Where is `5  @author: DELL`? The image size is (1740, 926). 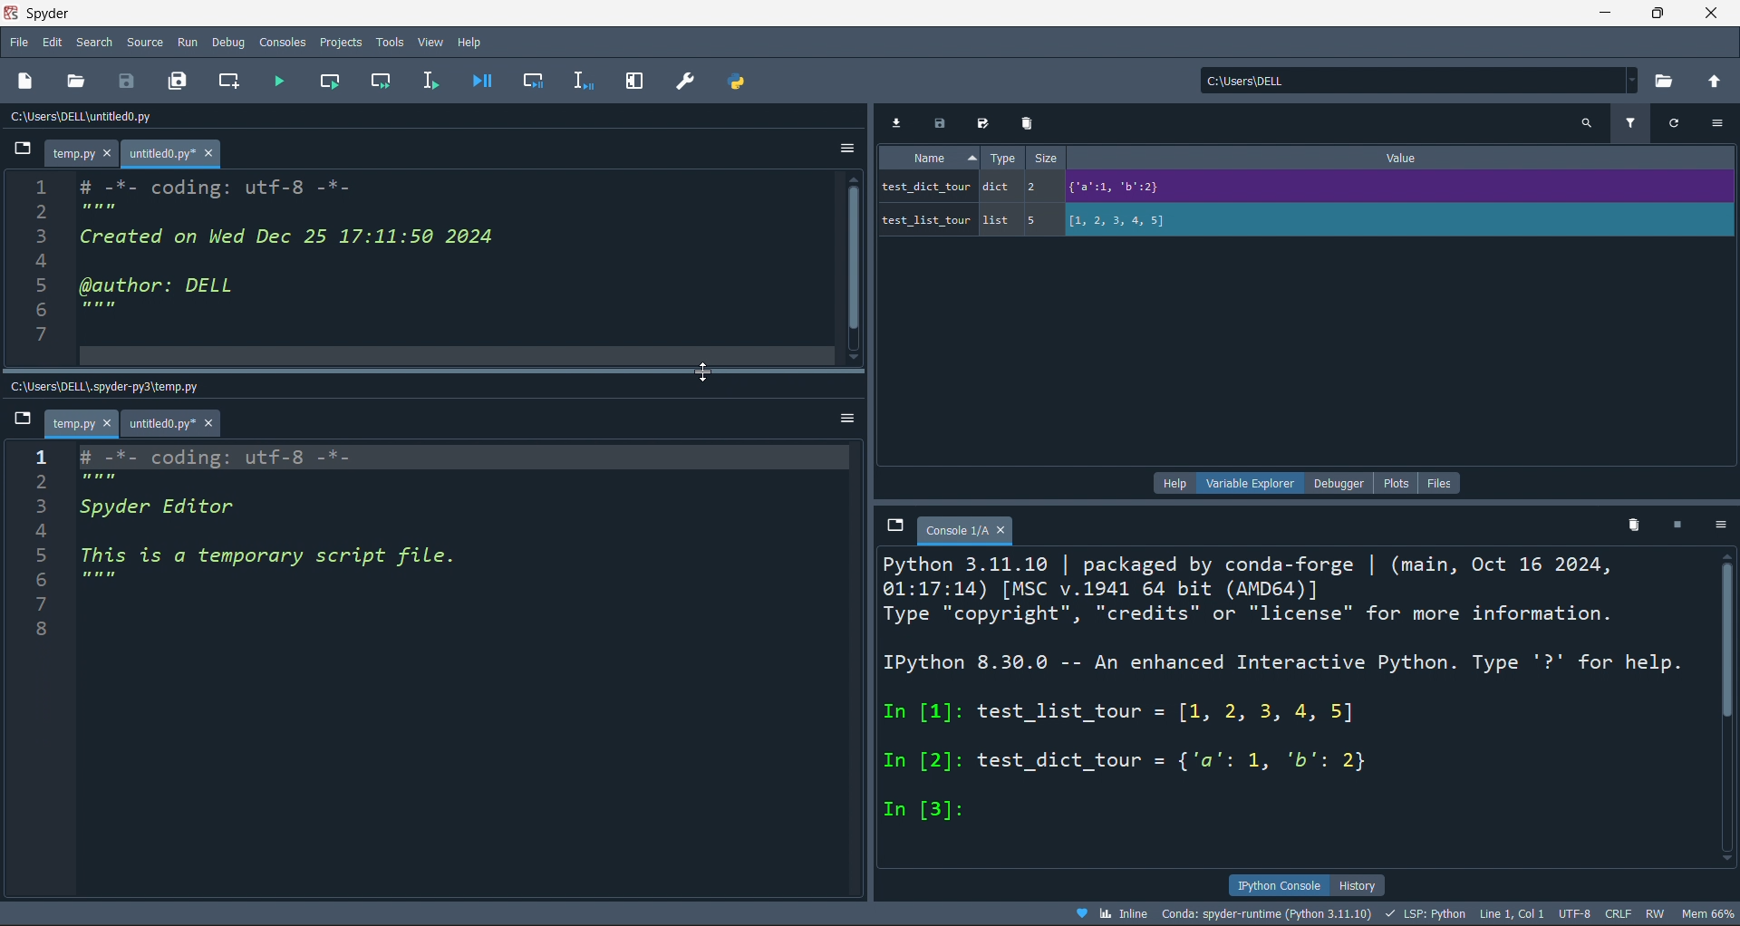
5  @author: DELL is located at coordinates (171, 287).